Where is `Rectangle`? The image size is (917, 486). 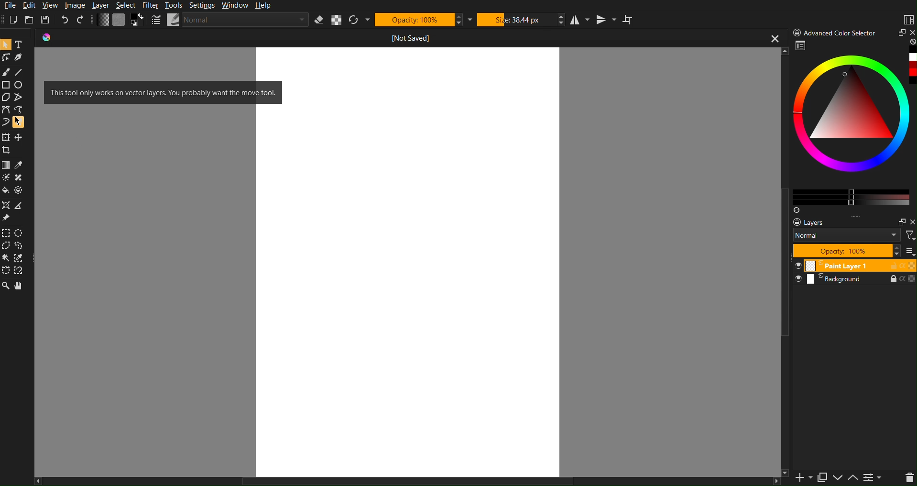
Rectangle is located at coordinates (6, 85).